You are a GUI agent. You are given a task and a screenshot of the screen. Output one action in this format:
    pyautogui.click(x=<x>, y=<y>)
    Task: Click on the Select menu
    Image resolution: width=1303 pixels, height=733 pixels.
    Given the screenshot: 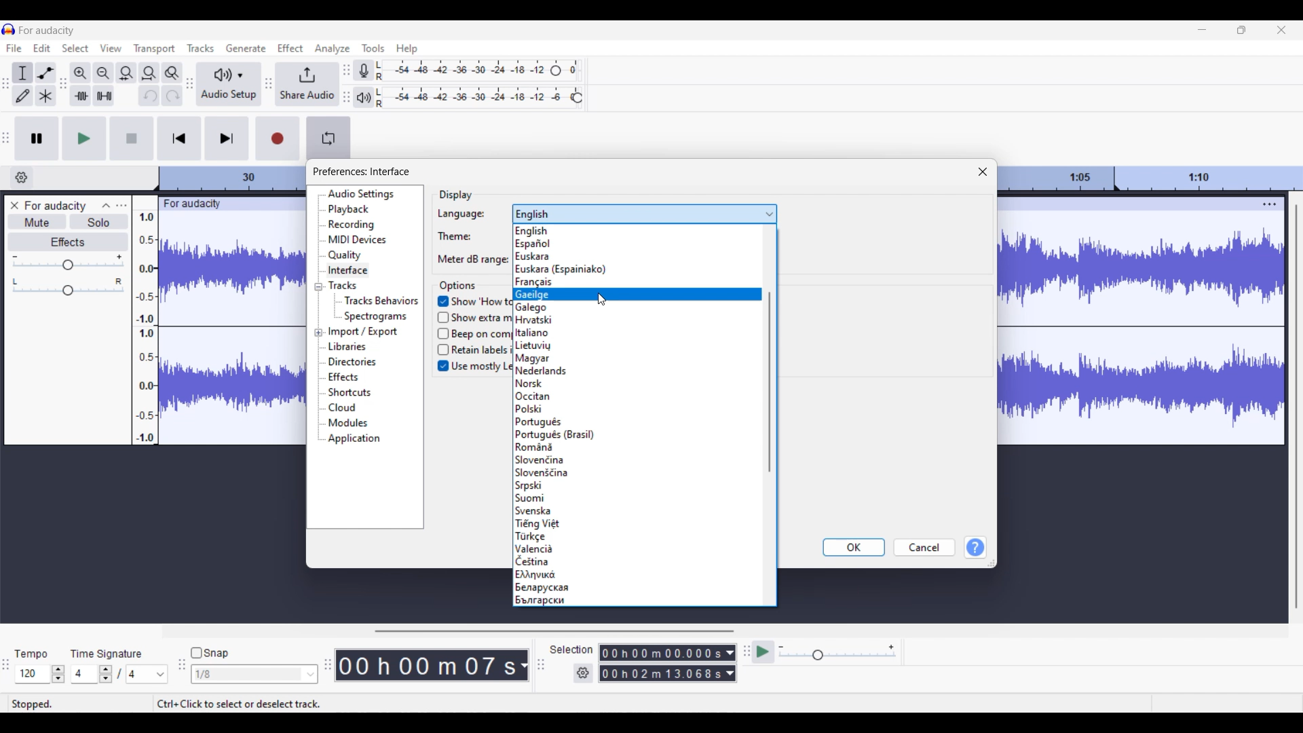 What is the action you would take?
    pyautogui.click(x=75, y=48)
    